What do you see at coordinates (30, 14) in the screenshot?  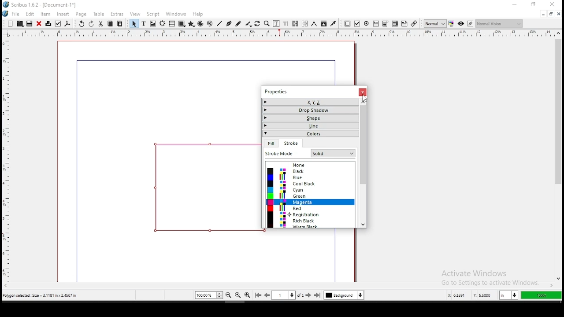 I see `edit` at bounding box center [30, 14].